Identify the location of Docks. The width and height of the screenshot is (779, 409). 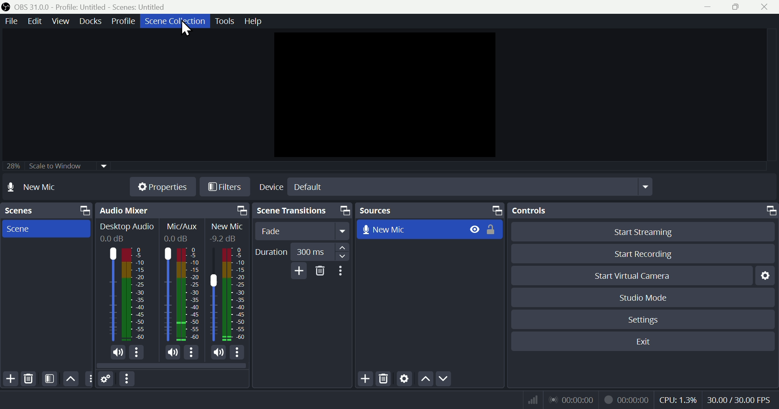
(89, 23).